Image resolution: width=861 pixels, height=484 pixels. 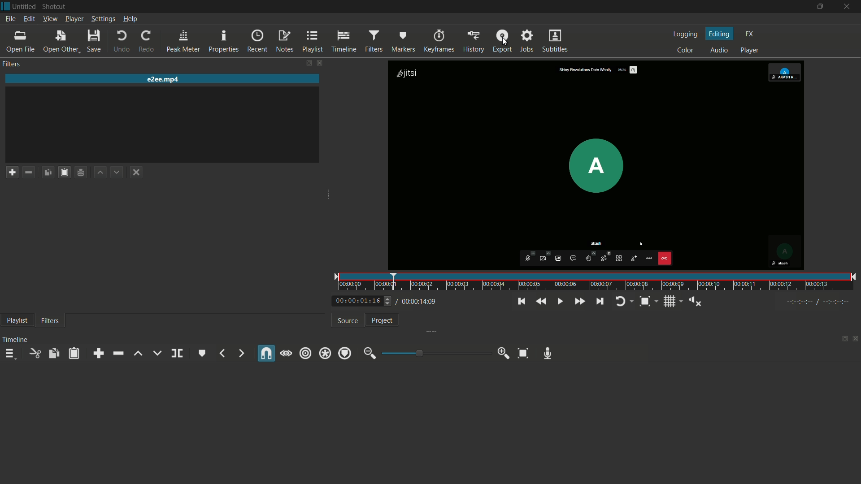 What do you see at coordinates (528, 41) in the screenshot?
I see `jobs` at bounding box center [528, 41].